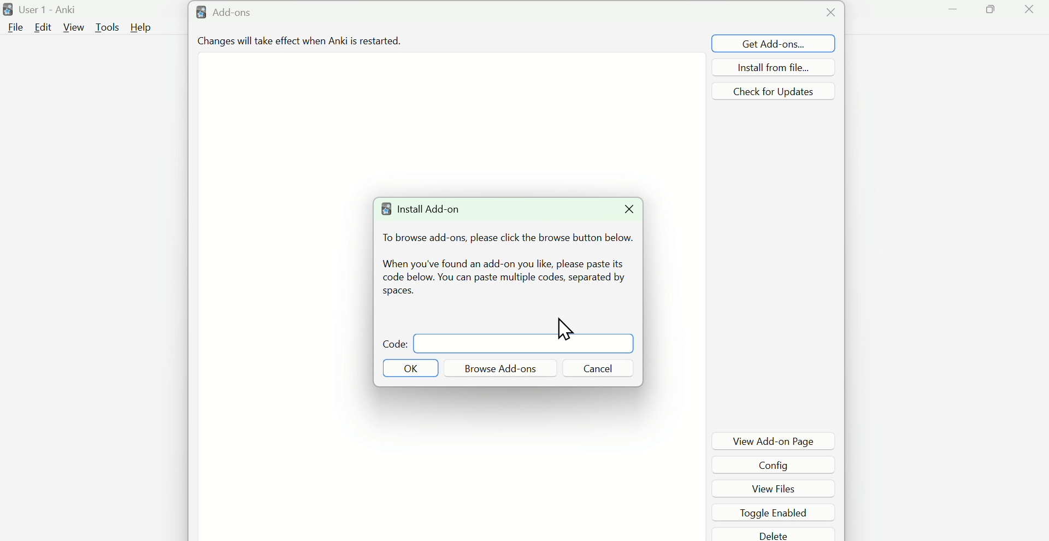 This screenshot has height=541, width=1049. I want to click on close , so click(829, 13).